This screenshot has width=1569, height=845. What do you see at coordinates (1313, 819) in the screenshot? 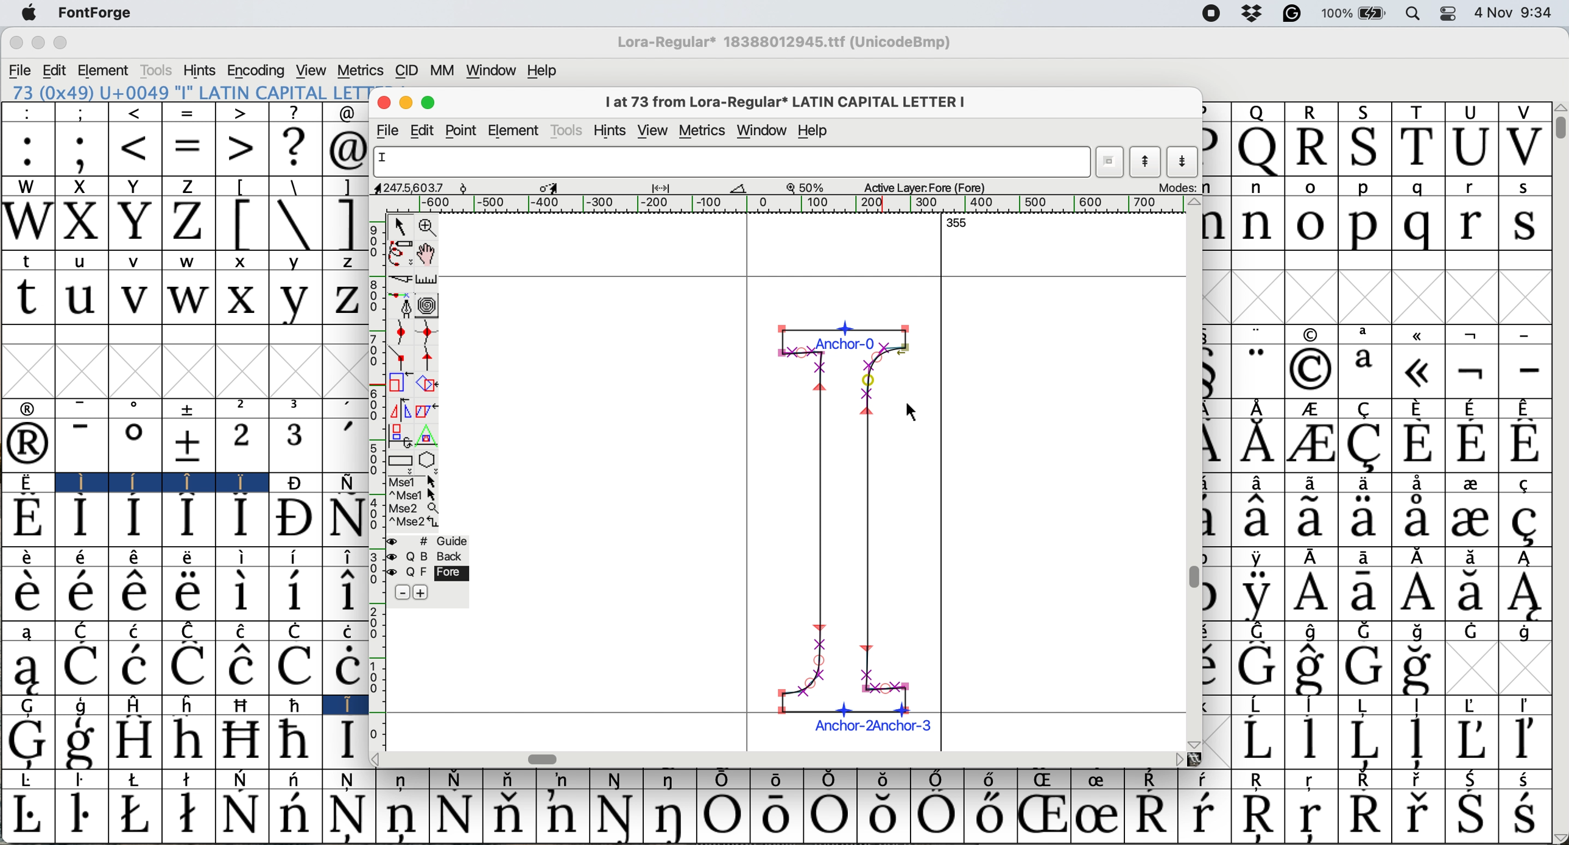
I see `Symbol` at bounding box center [1313, 819].